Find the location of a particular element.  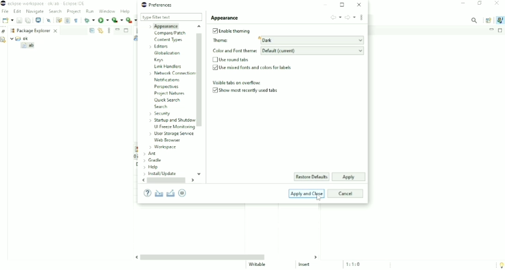

Workspace is located at coordinates (163, 147).